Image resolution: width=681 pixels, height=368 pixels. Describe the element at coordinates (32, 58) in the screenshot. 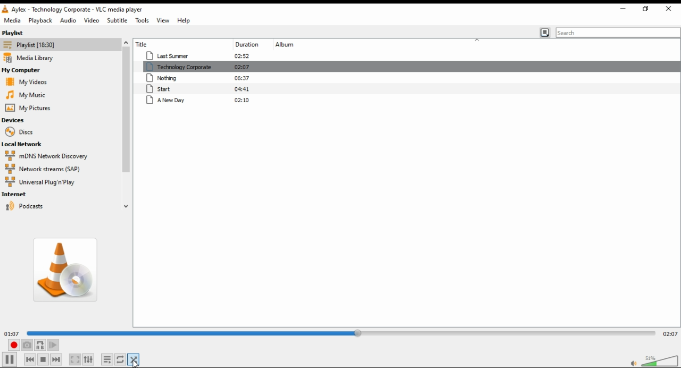

I see `media library` at that location.